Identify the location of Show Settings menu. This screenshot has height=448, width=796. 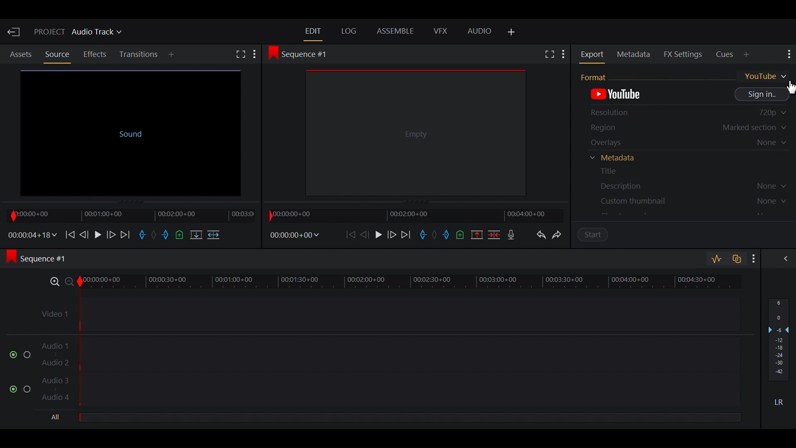
(564, 55).